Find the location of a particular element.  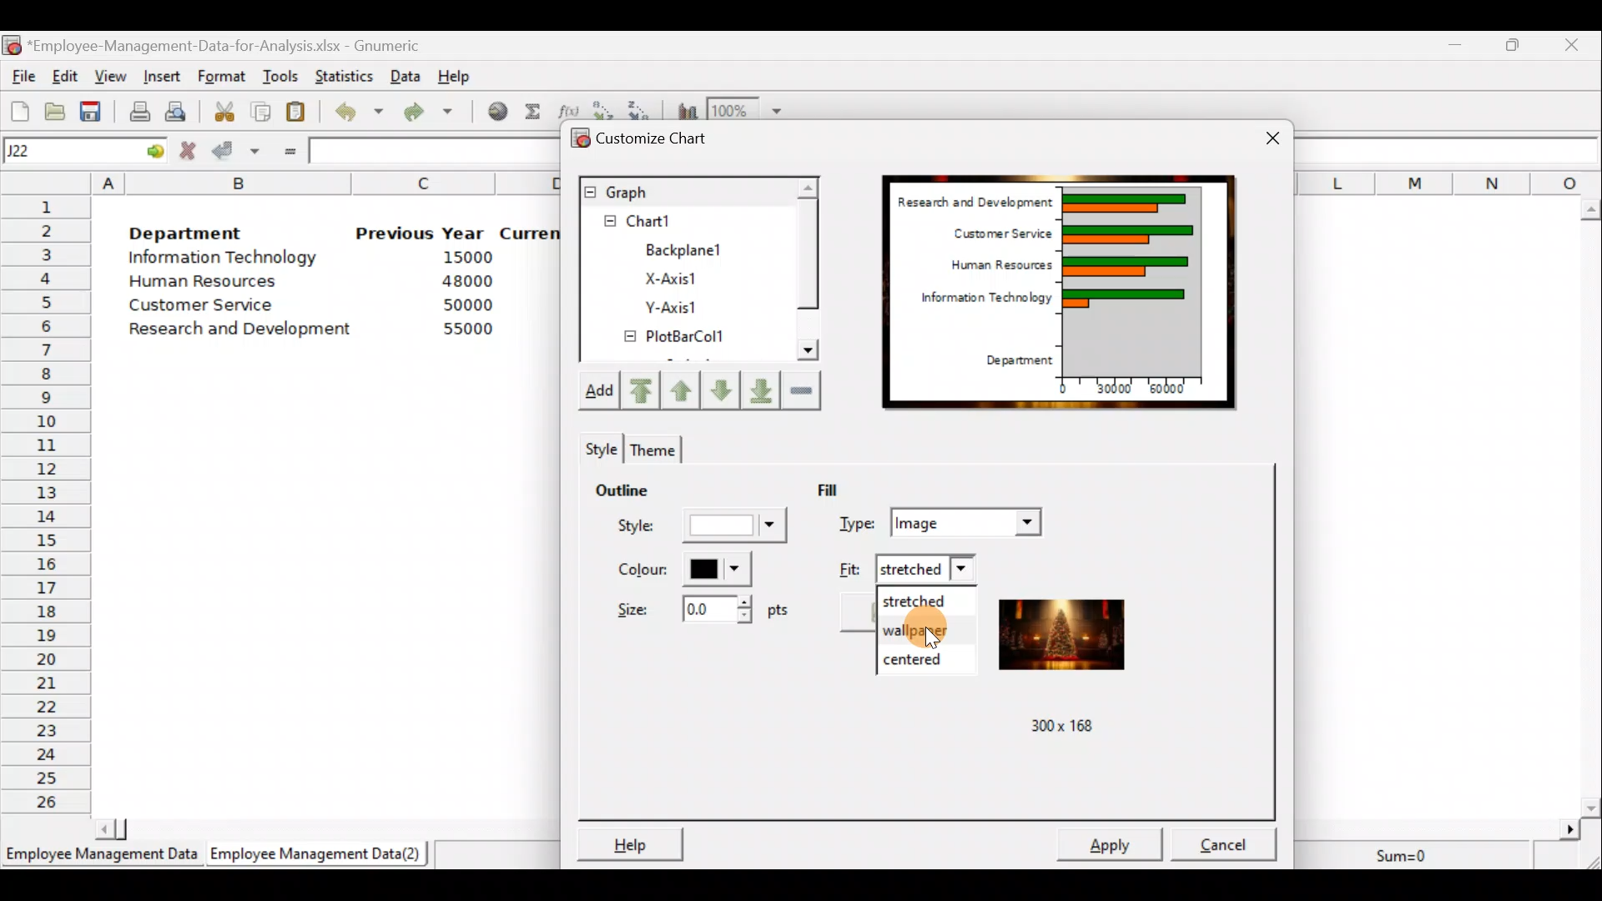

60000 is located at coordinates (1177, 390).